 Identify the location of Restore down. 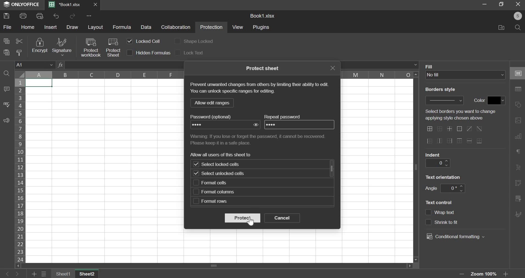
(485, 4).